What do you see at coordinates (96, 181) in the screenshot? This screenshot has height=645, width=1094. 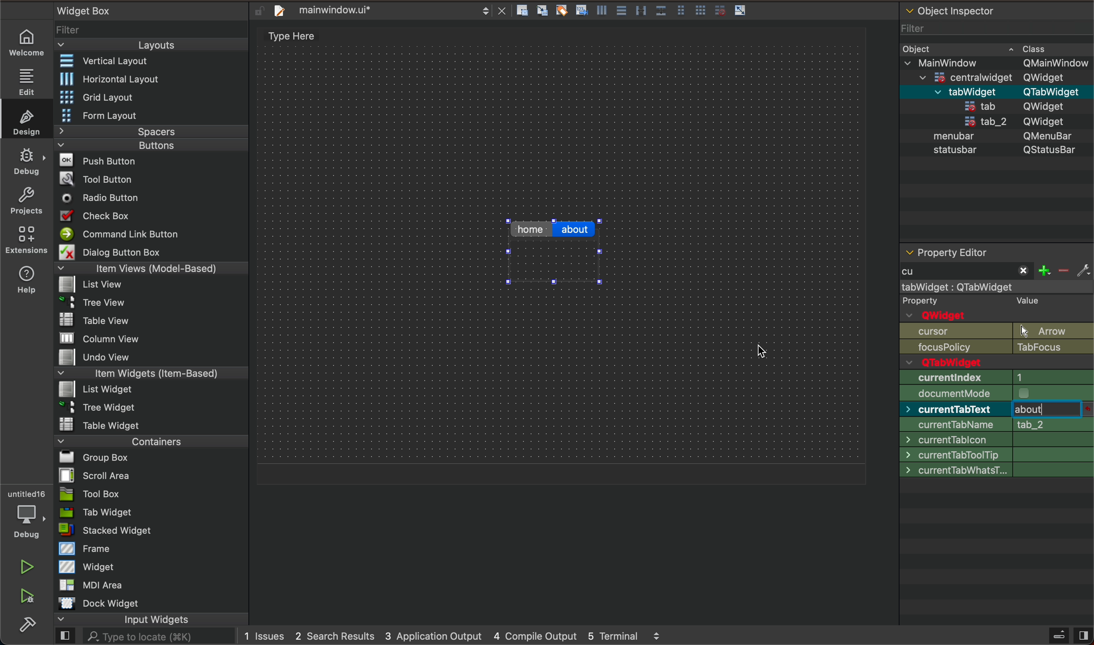 I see `Tool Button` at bounding box center [96, 181].